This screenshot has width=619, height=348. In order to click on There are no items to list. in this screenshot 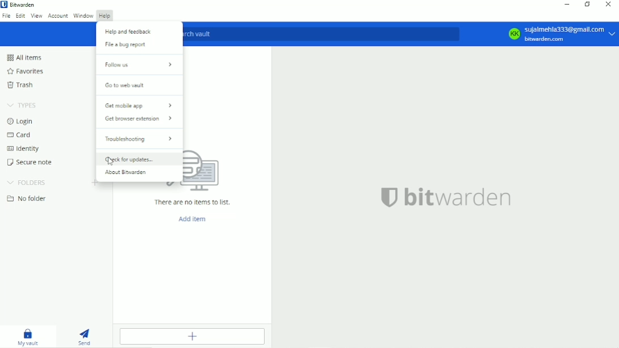, I will do `click(193, 202)`.